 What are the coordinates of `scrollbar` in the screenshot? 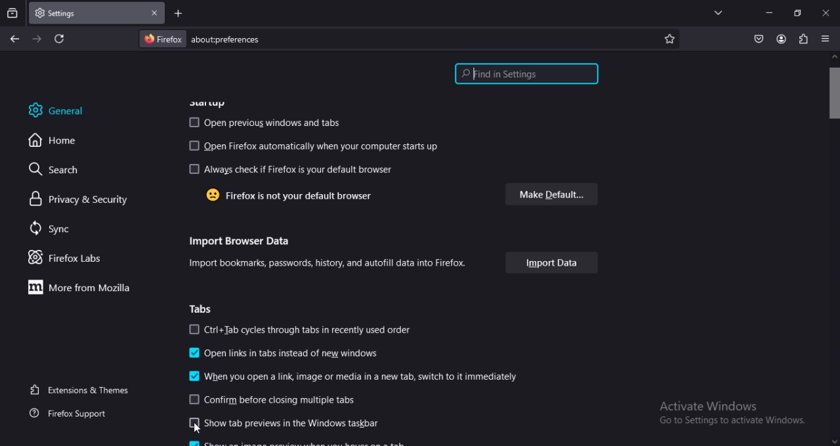 It's located at (834, 251).